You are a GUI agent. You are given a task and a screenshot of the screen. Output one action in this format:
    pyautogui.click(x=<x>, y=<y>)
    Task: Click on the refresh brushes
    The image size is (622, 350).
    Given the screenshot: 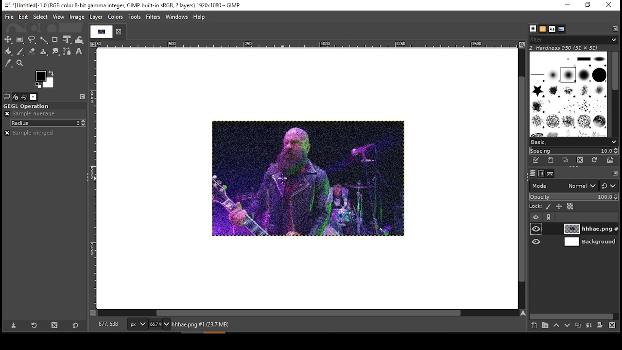 What is the action you would take?
    pyautogui.click(x=597, y=161)
    